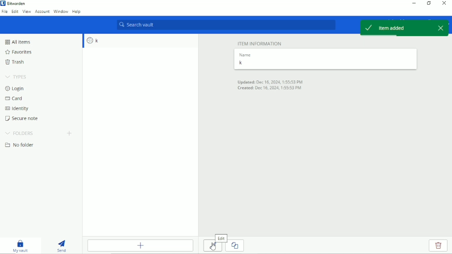  I want to click on My vault, so click(20, 246).